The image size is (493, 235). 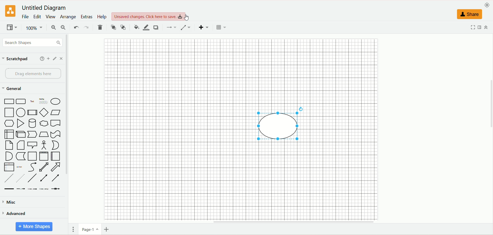 I want to click on circle, so click(x=57, y=102).